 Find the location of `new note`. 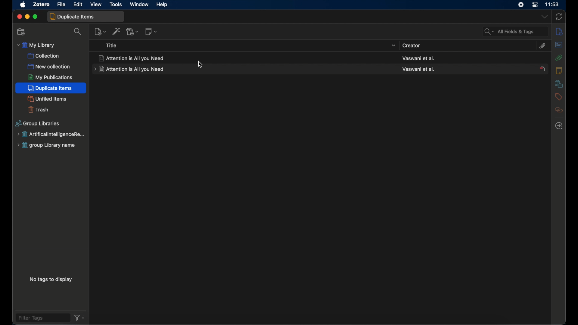

new note is located at coordinates (151, 32).